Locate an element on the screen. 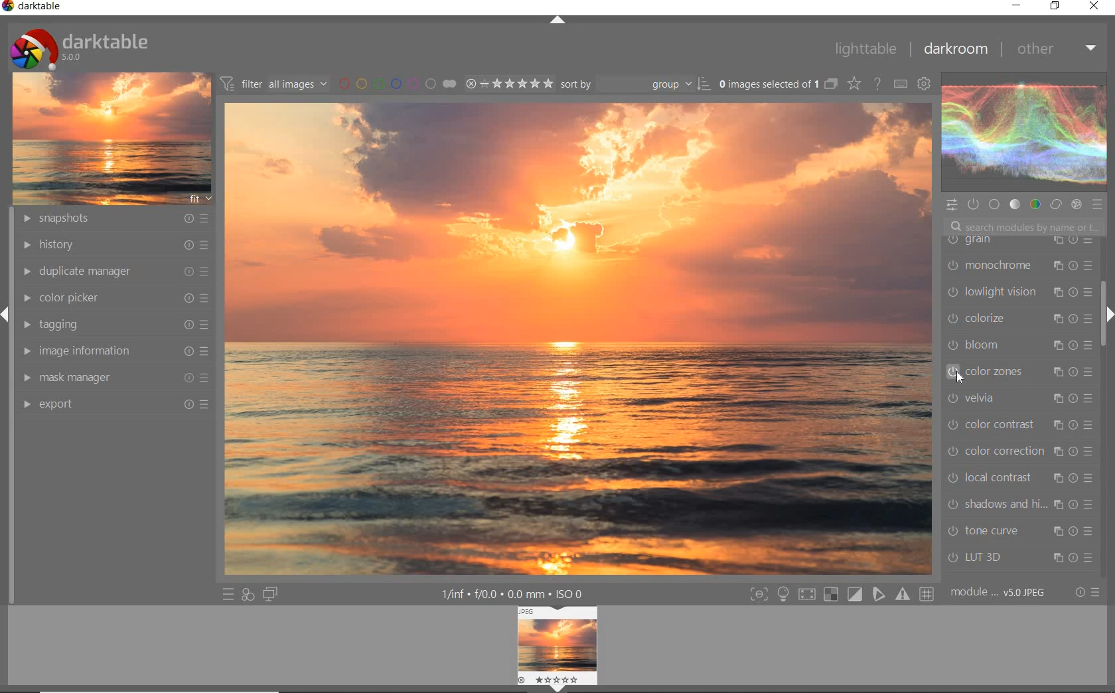 This screenshot has width=1115, height=693. SORT is located at coordinates (634, 84).